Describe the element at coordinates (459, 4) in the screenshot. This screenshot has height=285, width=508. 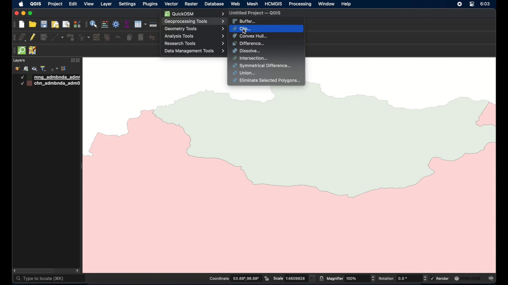
I see `screen recorder icon` at that location.